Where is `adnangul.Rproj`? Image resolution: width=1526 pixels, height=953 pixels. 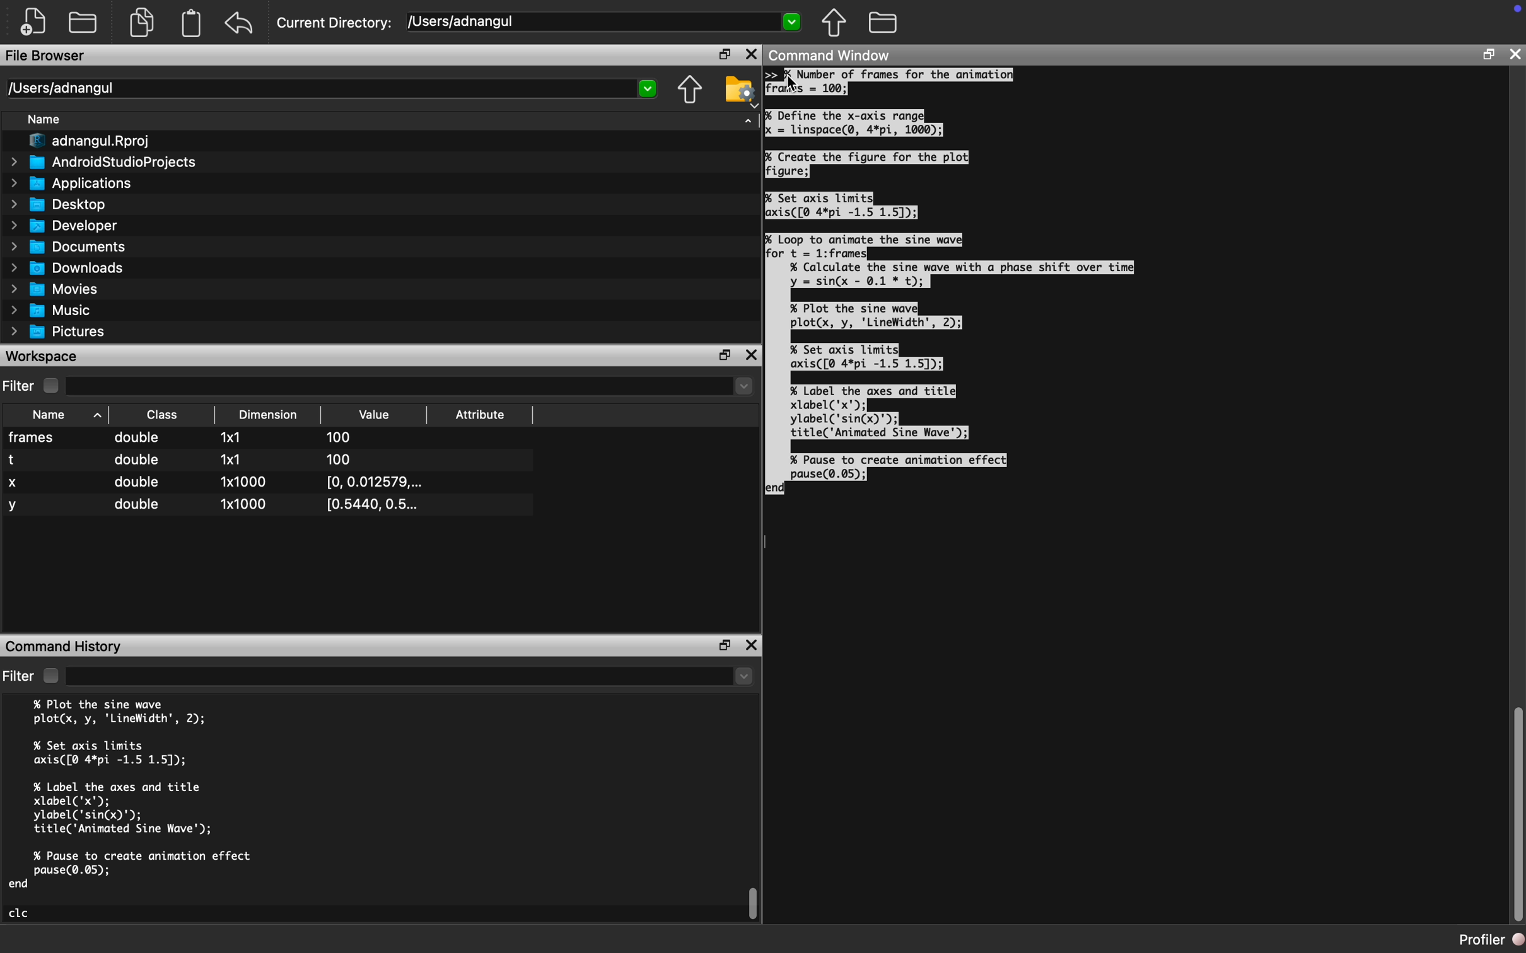
adnangul.Rproj is located at coordinates (88, 141).